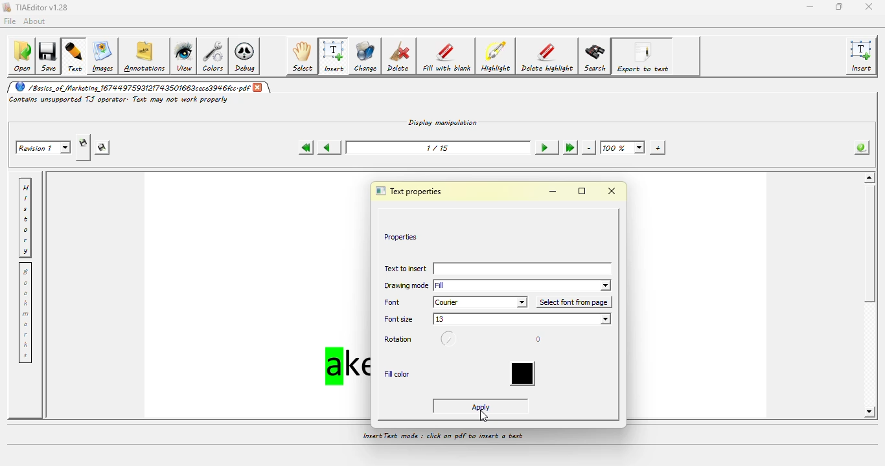 The height and width of the screenshot is (466, 885). I want to click on TIAEditor v1.28, so click(36, 8).